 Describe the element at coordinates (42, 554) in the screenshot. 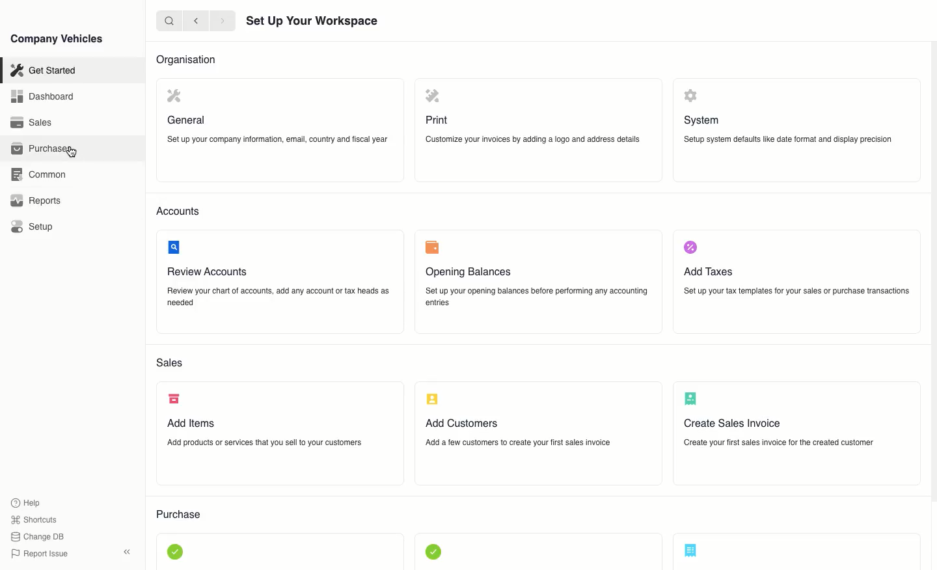

I see `Report issue` at that location.